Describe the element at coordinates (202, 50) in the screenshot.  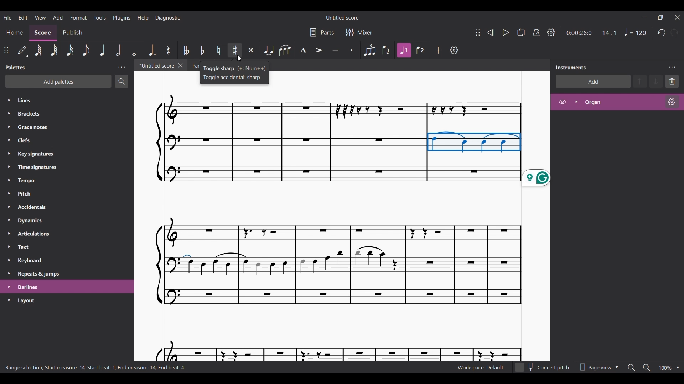
I see `Toggle flat` at that location.